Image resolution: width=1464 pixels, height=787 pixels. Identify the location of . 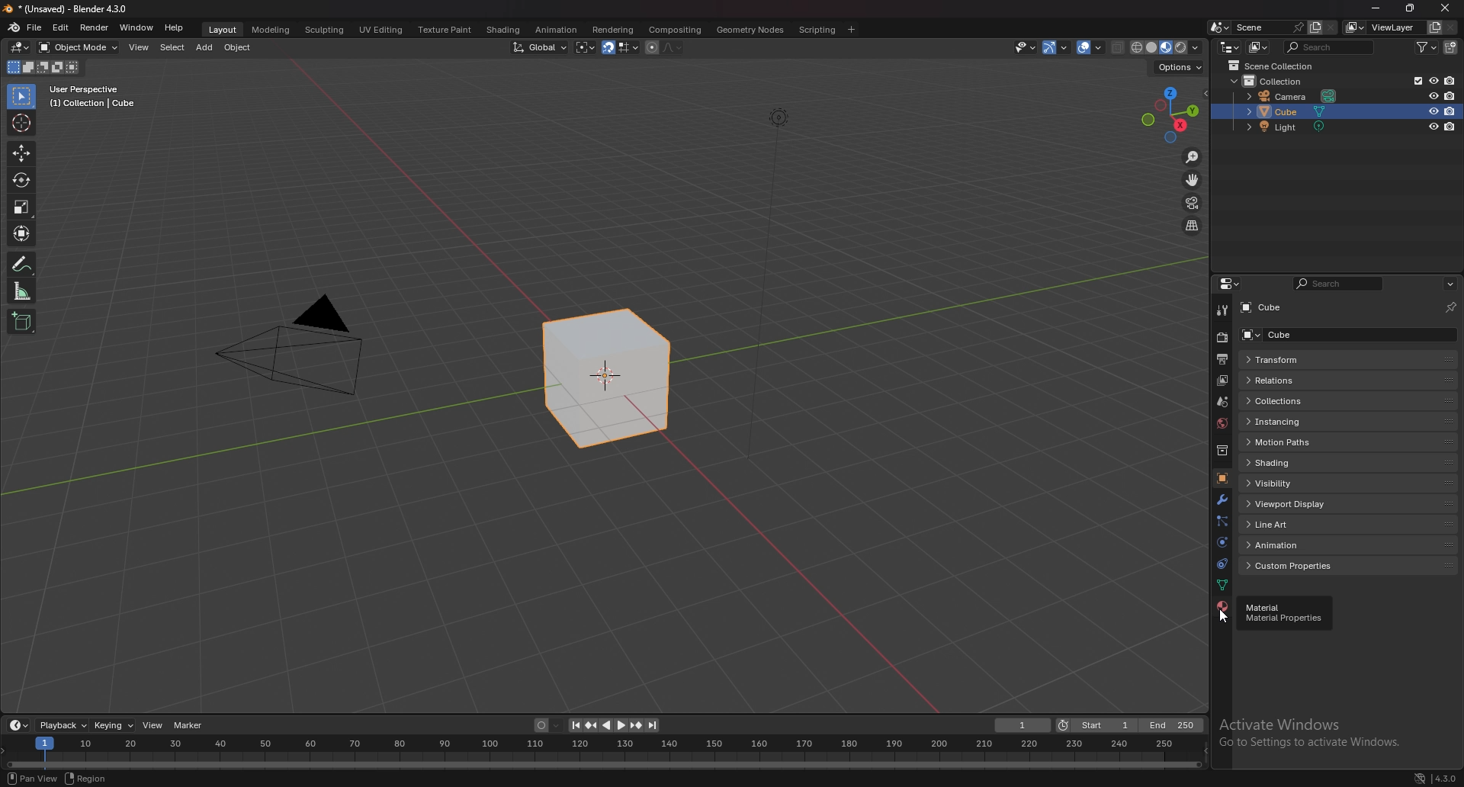
(293, 351).